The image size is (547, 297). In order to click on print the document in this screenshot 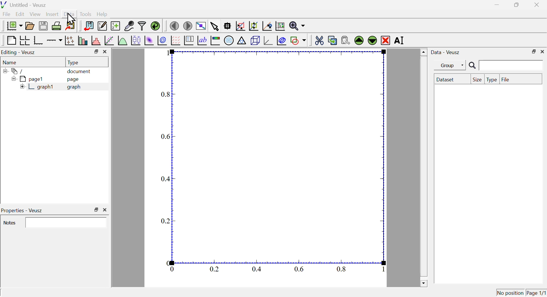, I will do `click(57, 26)`.